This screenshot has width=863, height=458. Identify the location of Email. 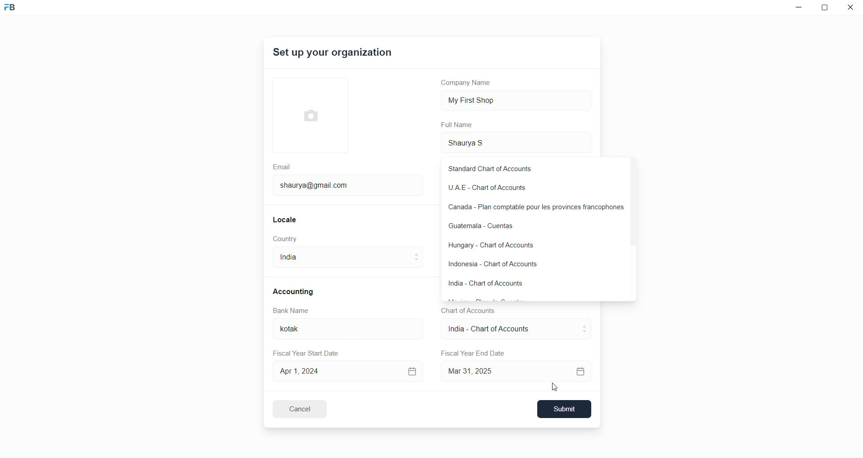
(283, 166).